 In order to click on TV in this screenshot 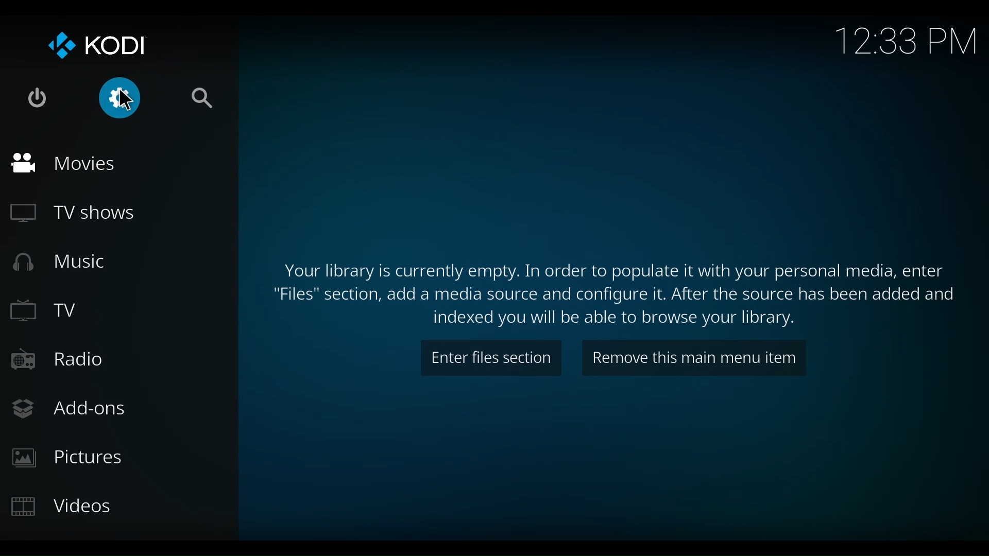, I will do `click(45, 310)`.